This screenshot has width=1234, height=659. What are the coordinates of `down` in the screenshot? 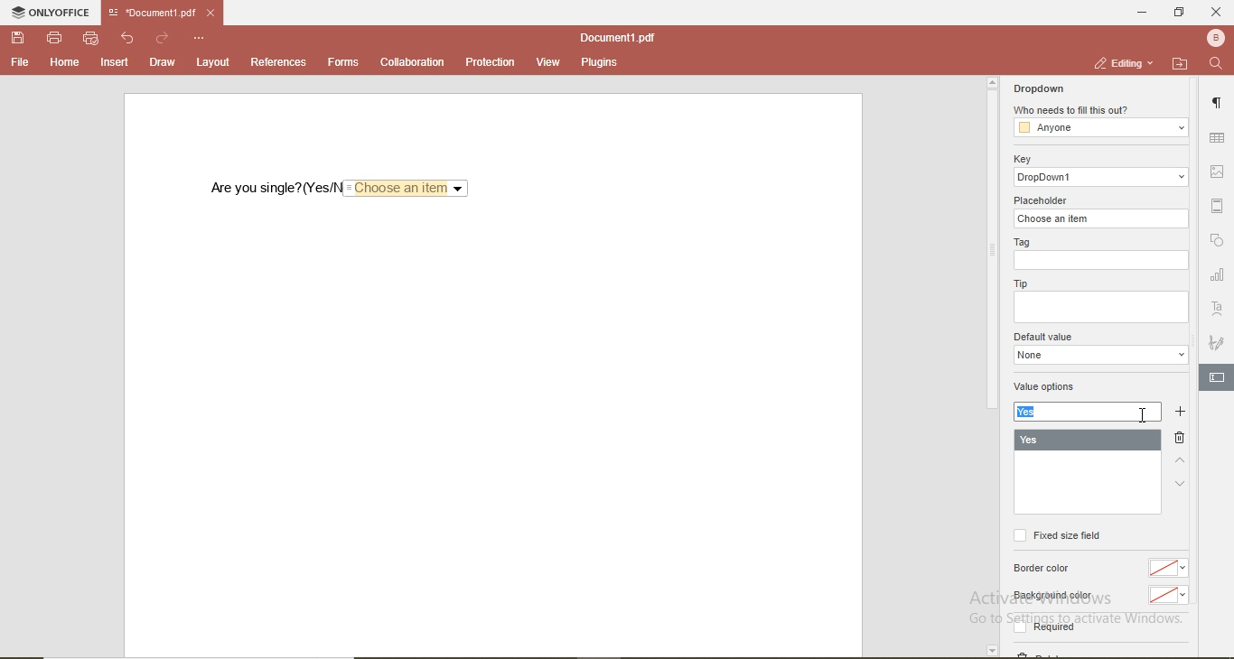 It's located at (1178, 488).